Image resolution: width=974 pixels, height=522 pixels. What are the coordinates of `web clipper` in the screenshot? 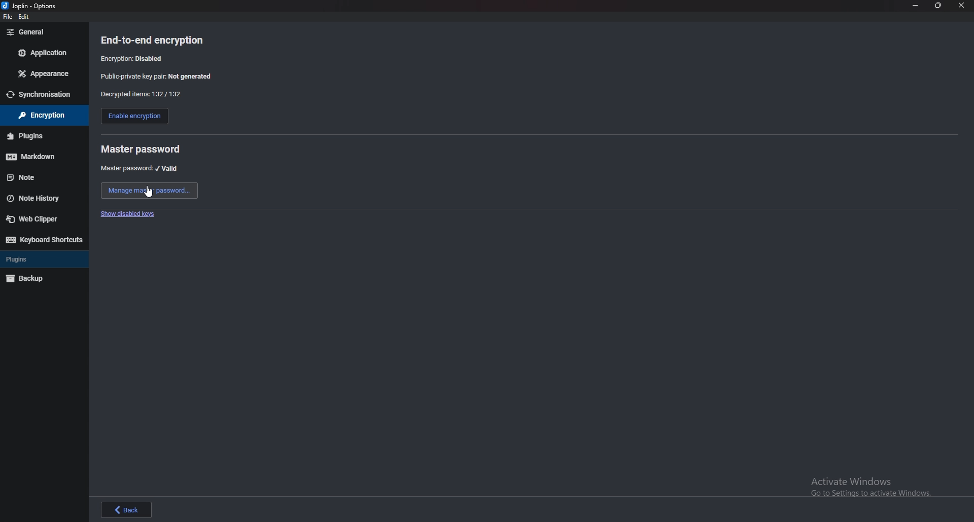 It's located at (44, 218).